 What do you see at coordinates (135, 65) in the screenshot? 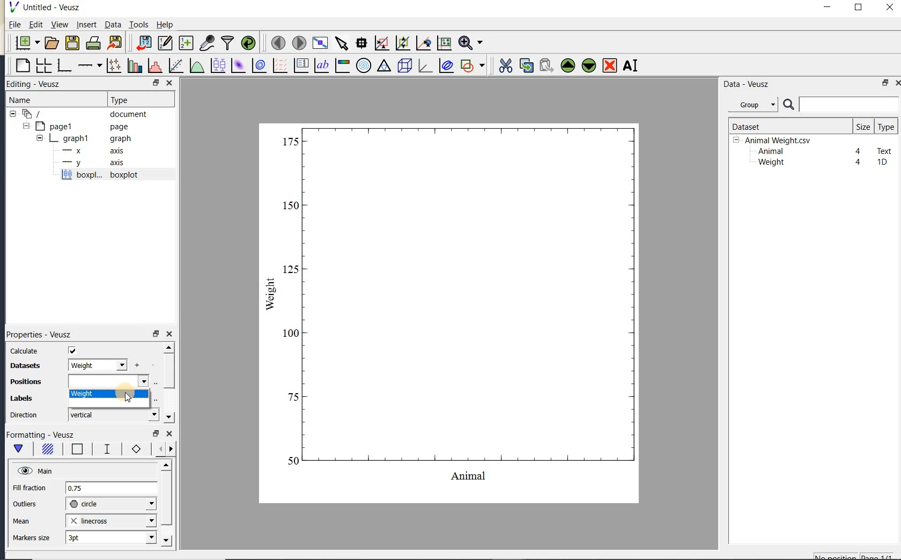
I see `plot bar charts` at bounding box center [135, 65].